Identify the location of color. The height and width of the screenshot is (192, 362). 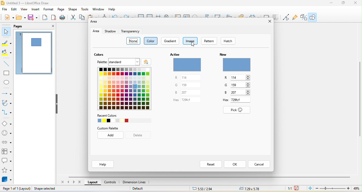
(151, 41).